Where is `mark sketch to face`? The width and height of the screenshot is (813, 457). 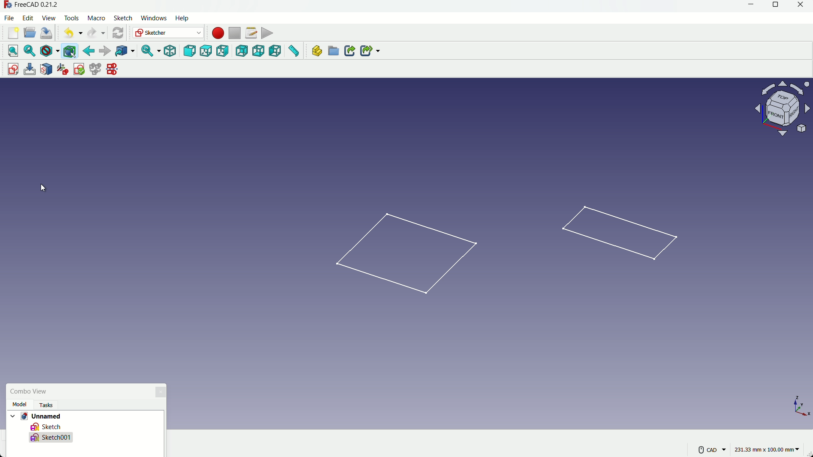
mark sketch to face is located at coordinates (45, 69).